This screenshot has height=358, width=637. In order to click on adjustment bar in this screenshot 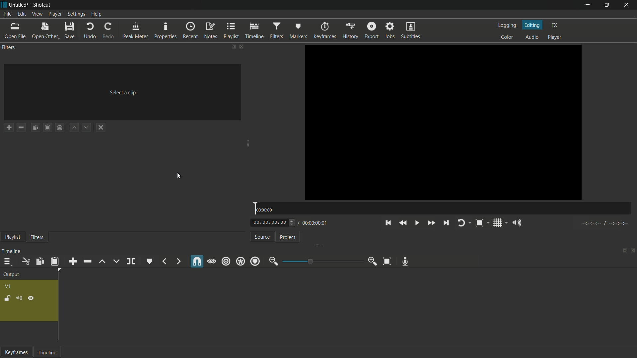, I will do `click(320, 261)`.